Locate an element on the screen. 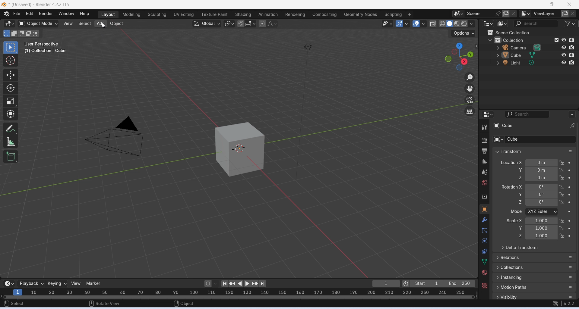 Image resolution: width=579 pixels, height=309 pixels. material is located at coordinates (484, 272).